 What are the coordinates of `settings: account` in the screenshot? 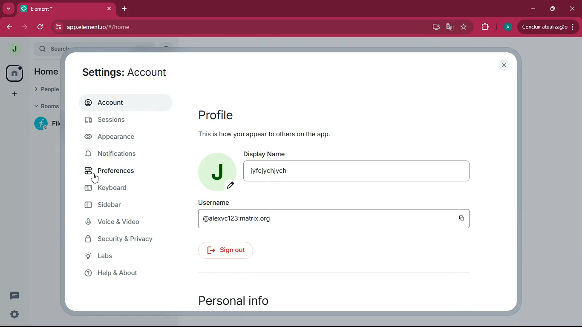 It's located at (130, 71).